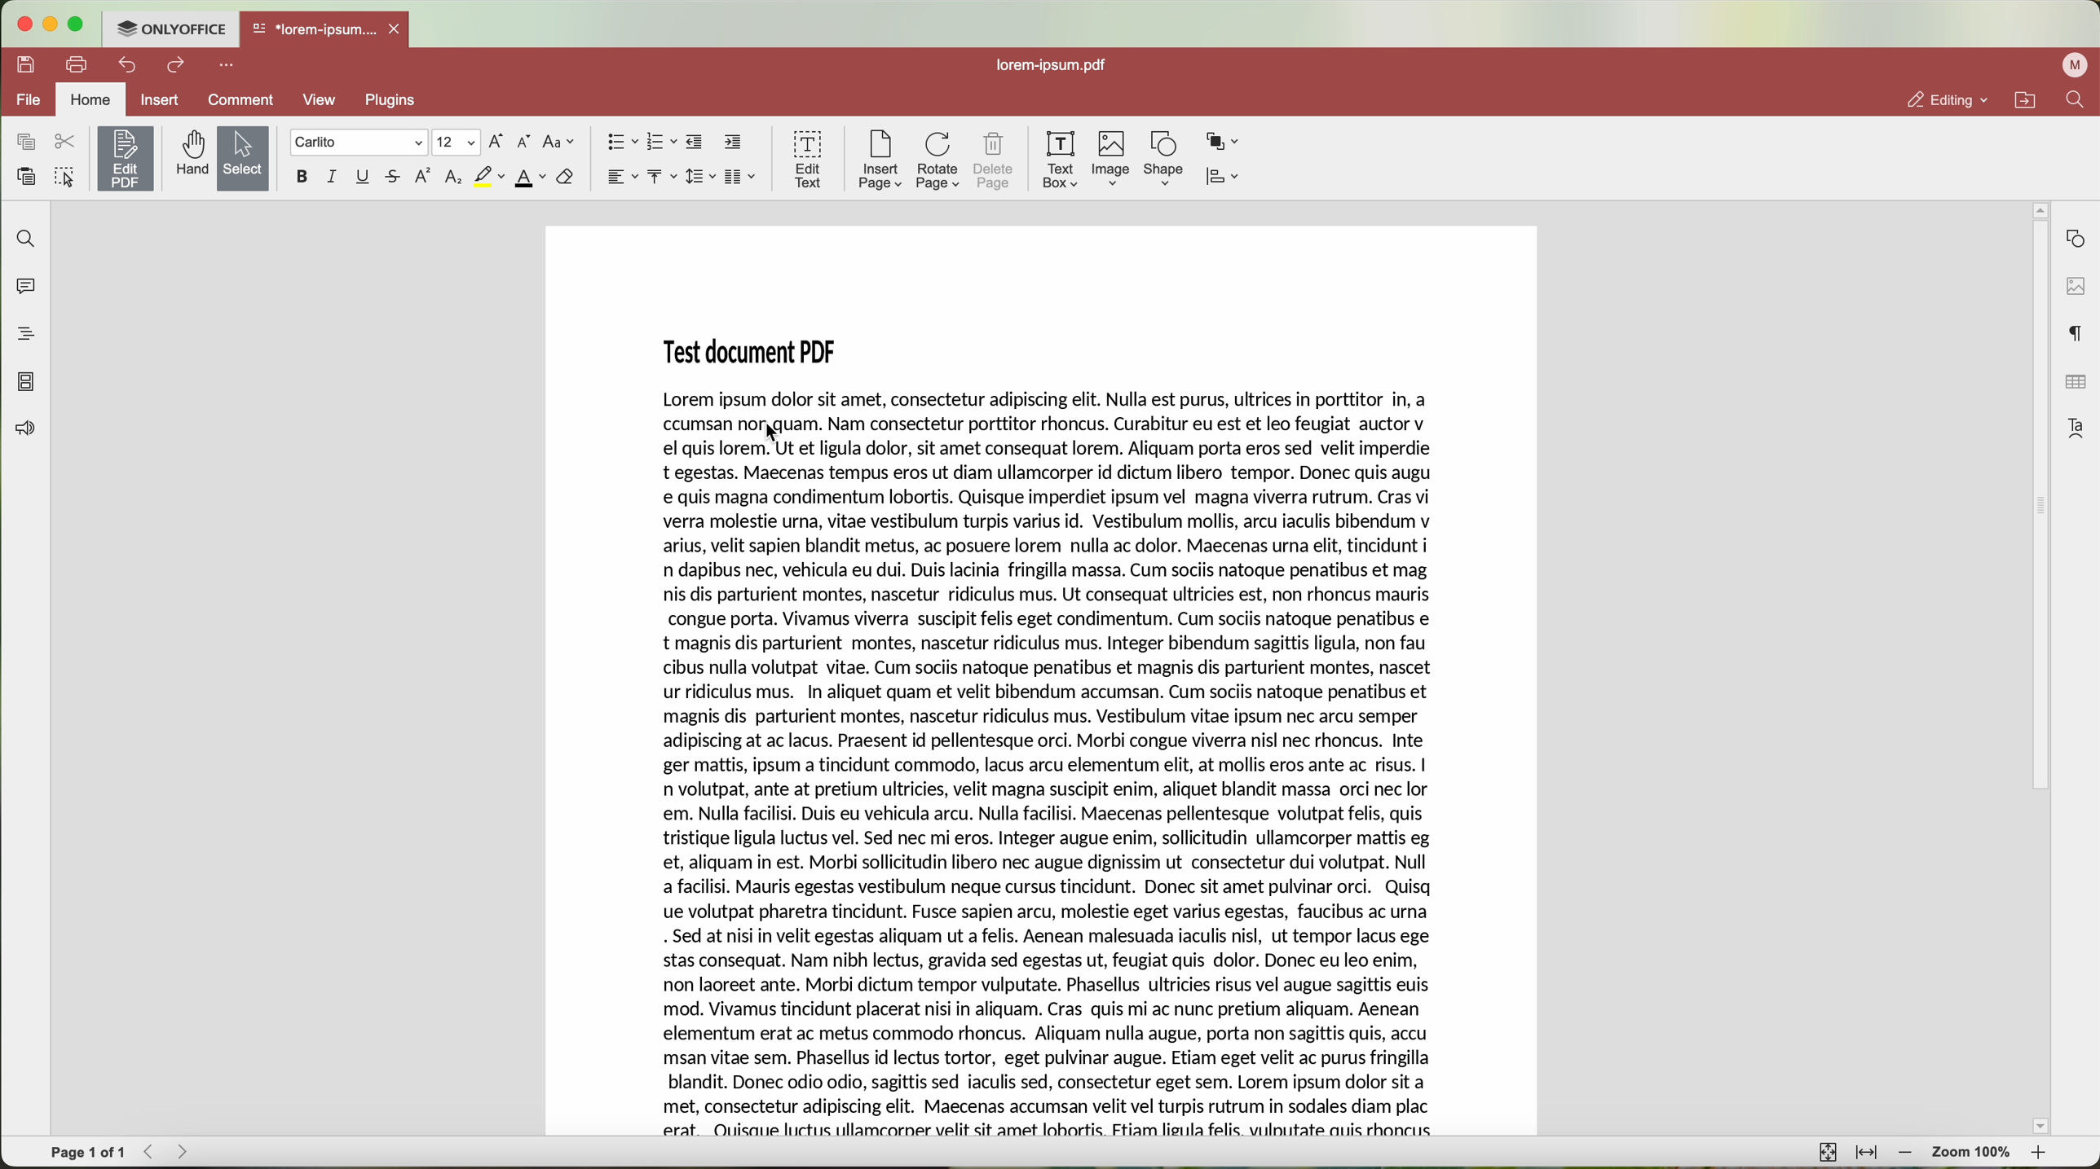  Describe the element at coordinates (26, 142) in the screenshot. I see `copy` at that location.